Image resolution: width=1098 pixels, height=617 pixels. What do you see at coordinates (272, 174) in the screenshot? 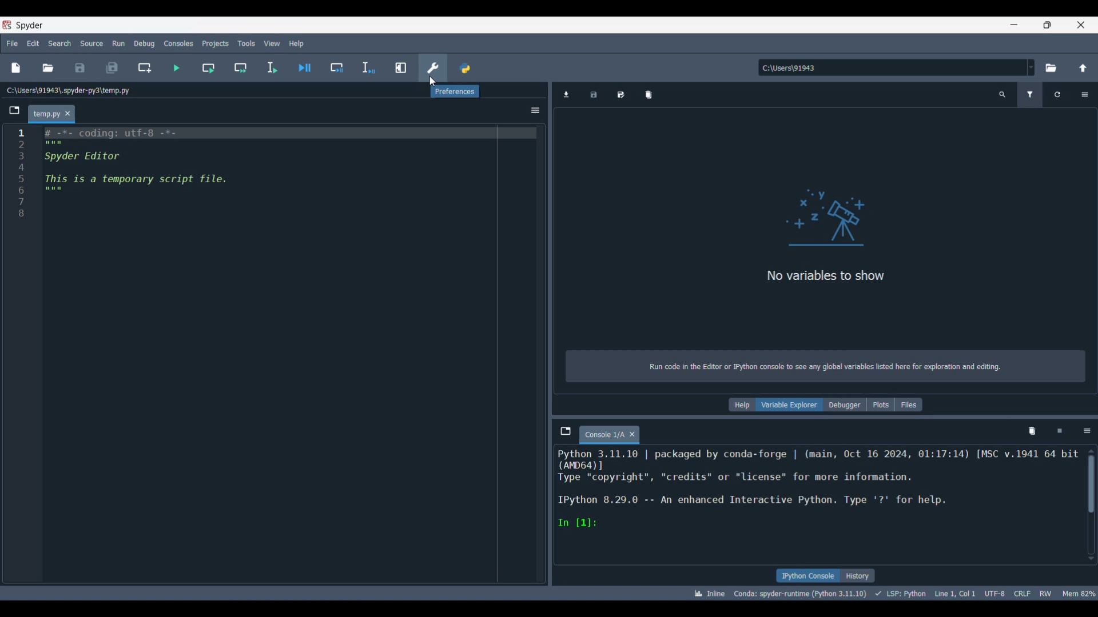
I see `Current code` at bounding box center [272, 174].